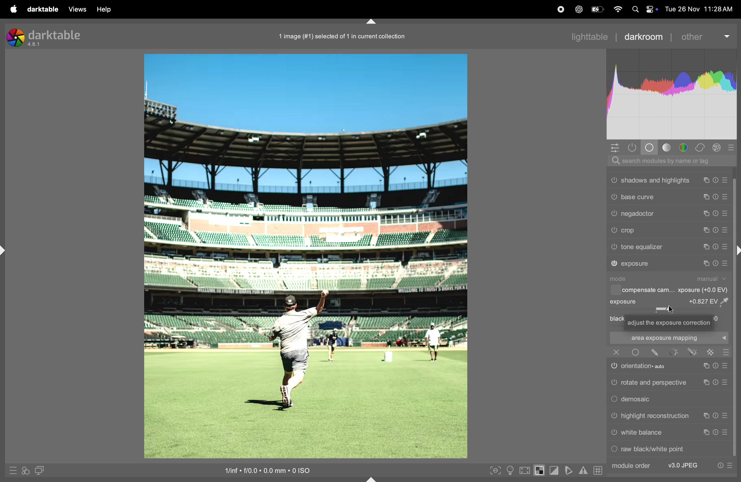  Describe the element at coordinates (717, 147) in the screenshot. I see `effect` at that location.